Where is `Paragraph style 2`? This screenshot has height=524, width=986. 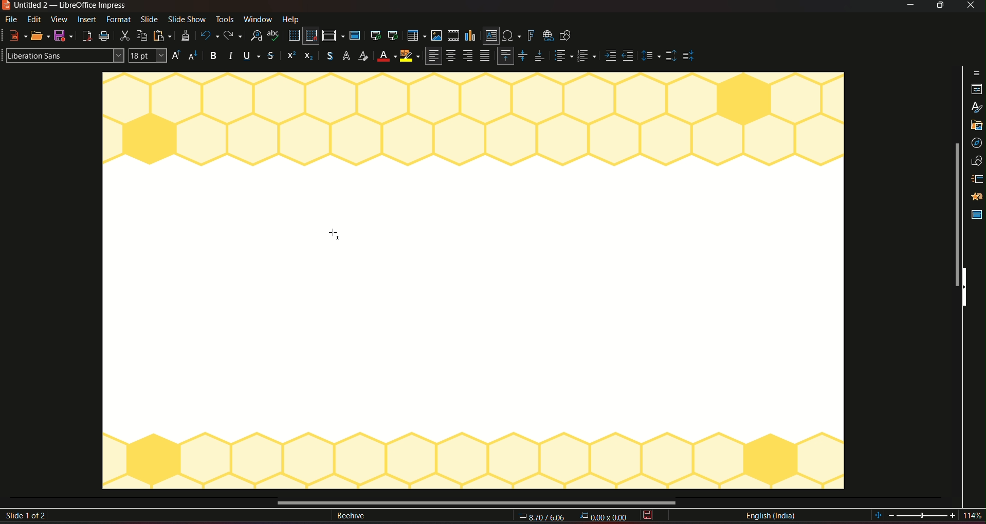
Paragraph style 2 is located at coordinates (588, 57).